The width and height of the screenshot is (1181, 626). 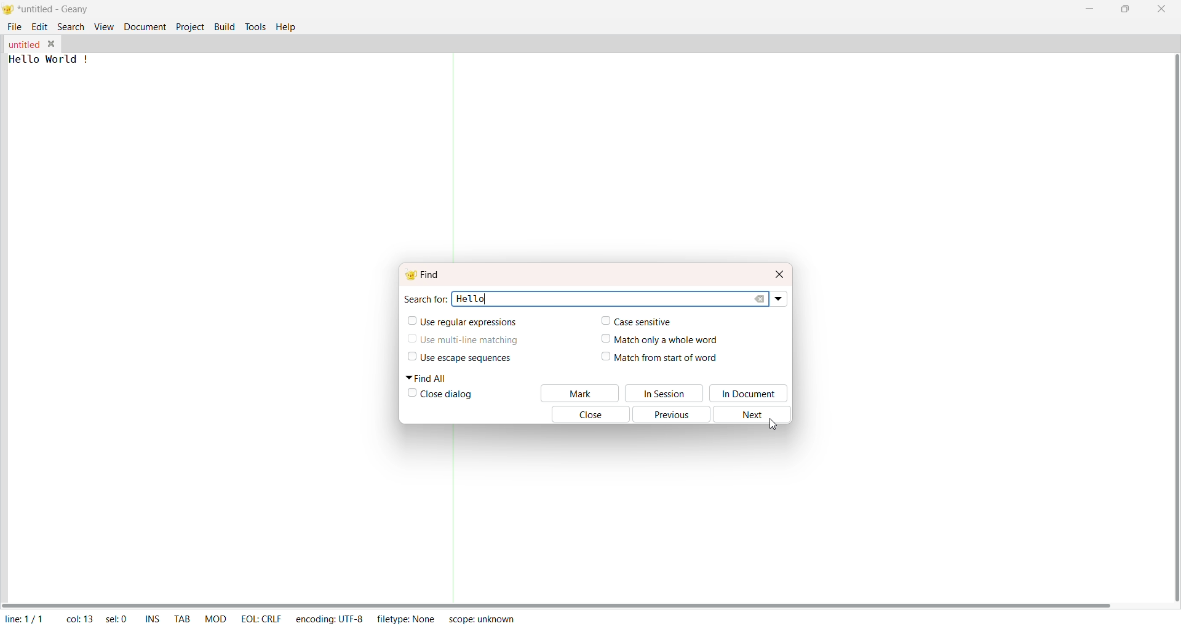 I want to click on Filtertype, so click(x=410, y=620).